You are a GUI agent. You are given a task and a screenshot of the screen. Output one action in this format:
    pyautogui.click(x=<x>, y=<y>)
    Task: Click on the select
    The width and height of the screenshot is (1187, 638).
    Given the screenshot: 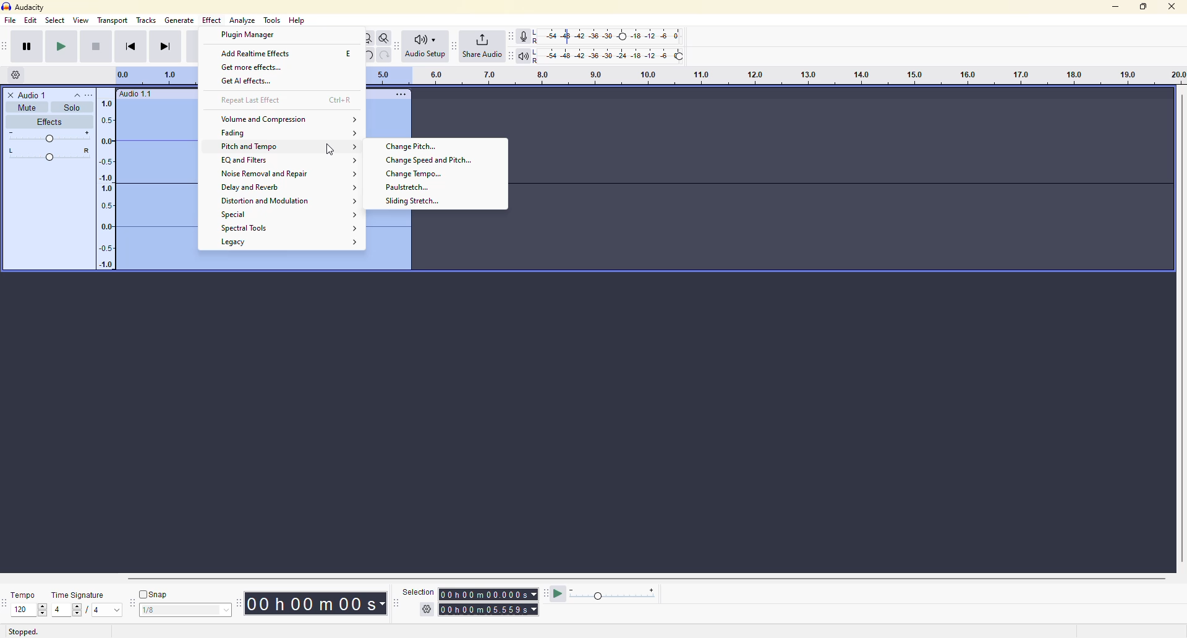 What is the action you would take?
    pyautogui.click(x=79, y=610)
    